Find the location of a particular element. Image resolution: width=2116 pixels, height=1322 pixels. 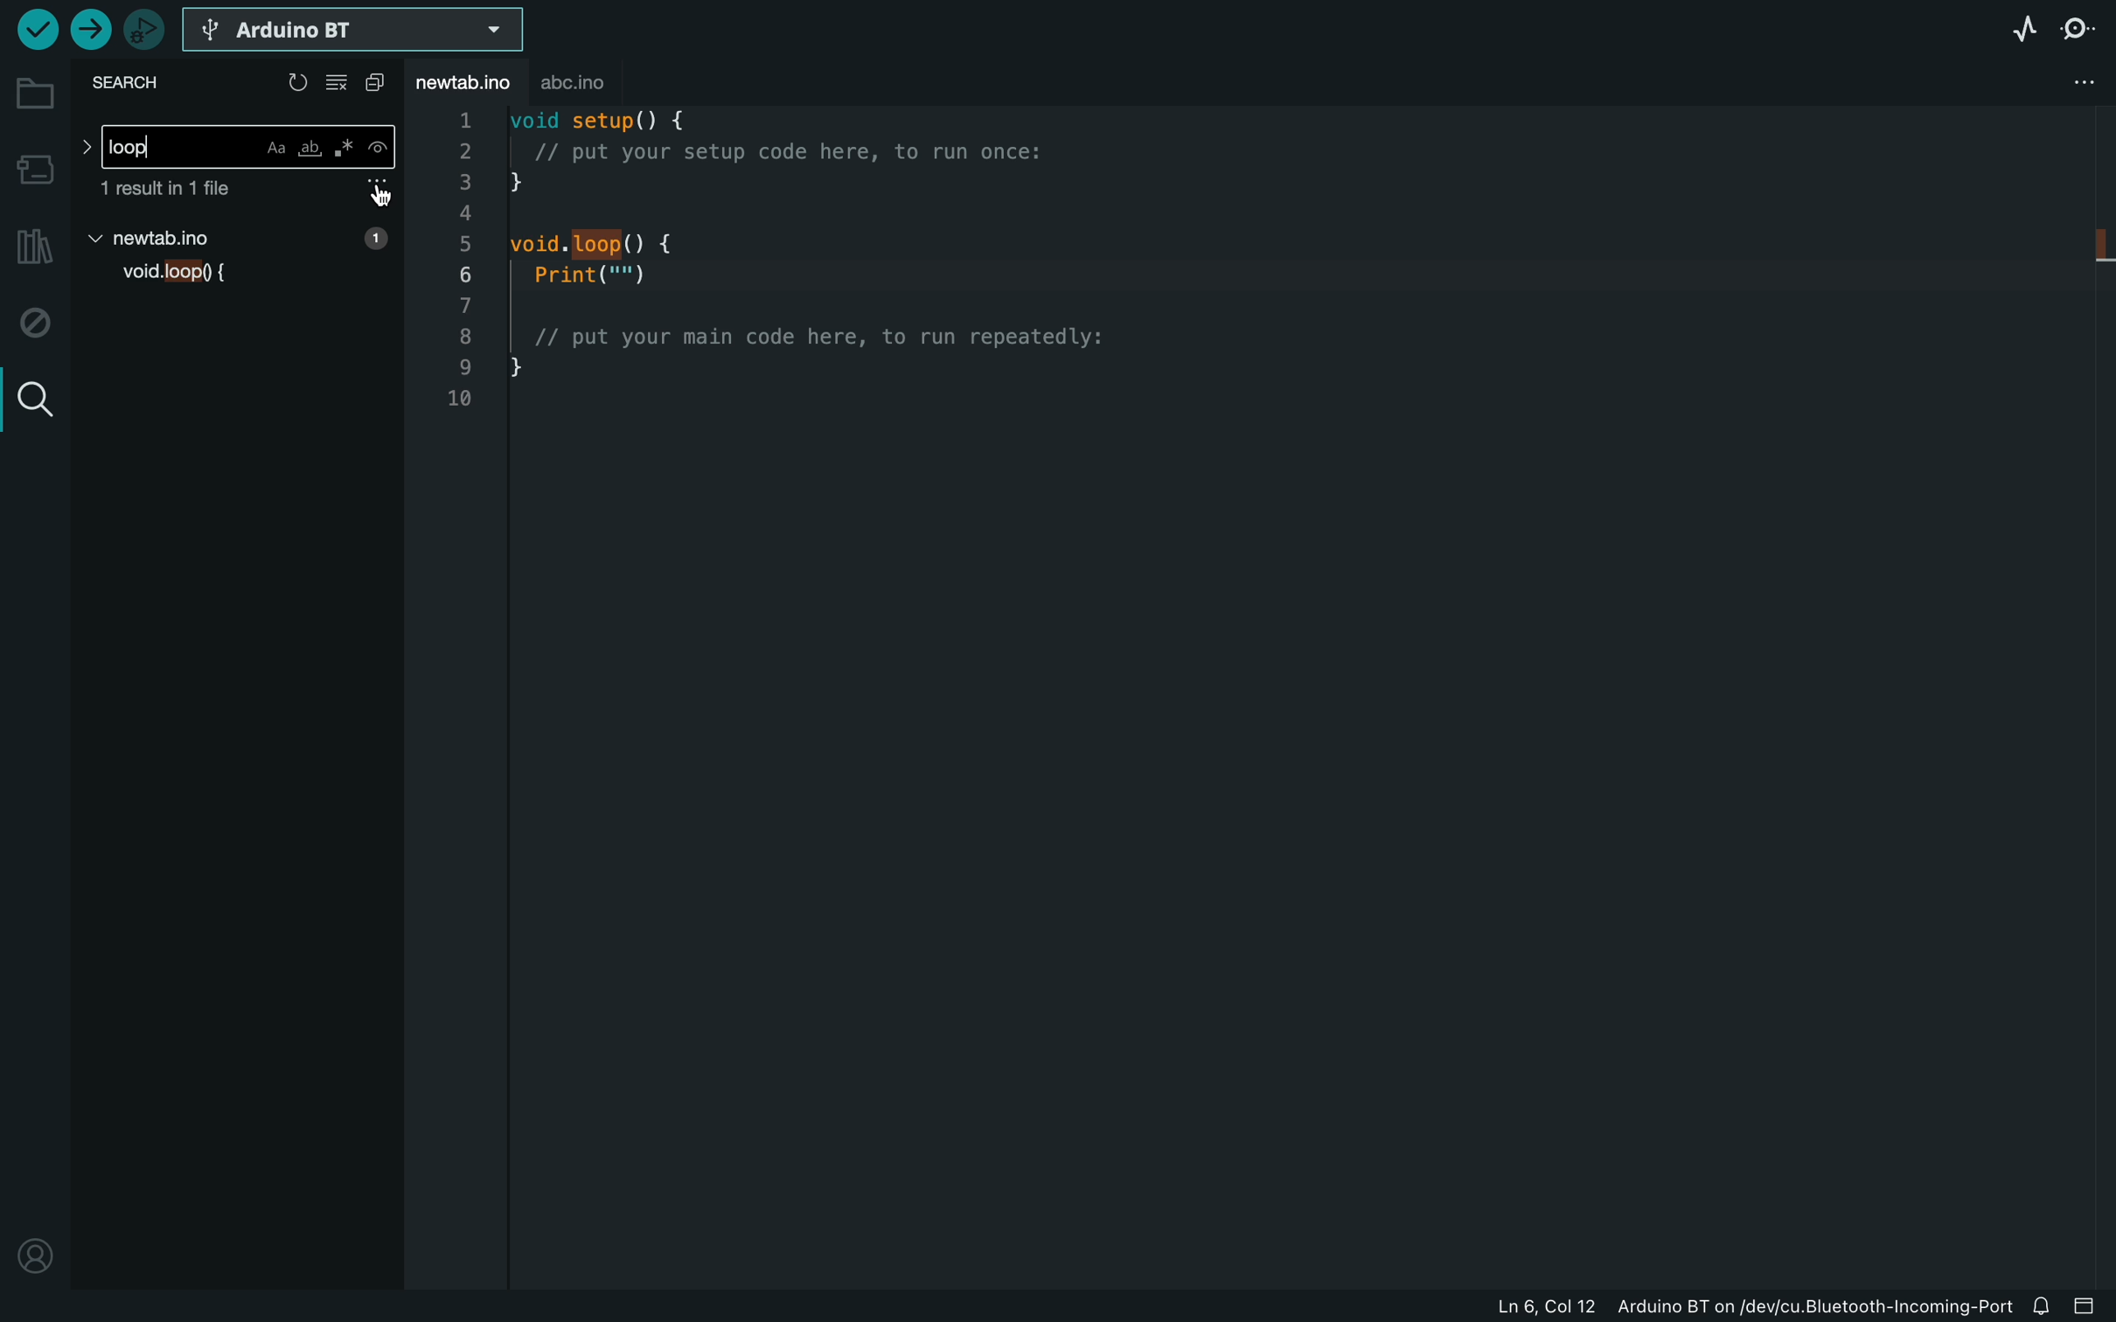

library manager is located at coordinates (31, 250).